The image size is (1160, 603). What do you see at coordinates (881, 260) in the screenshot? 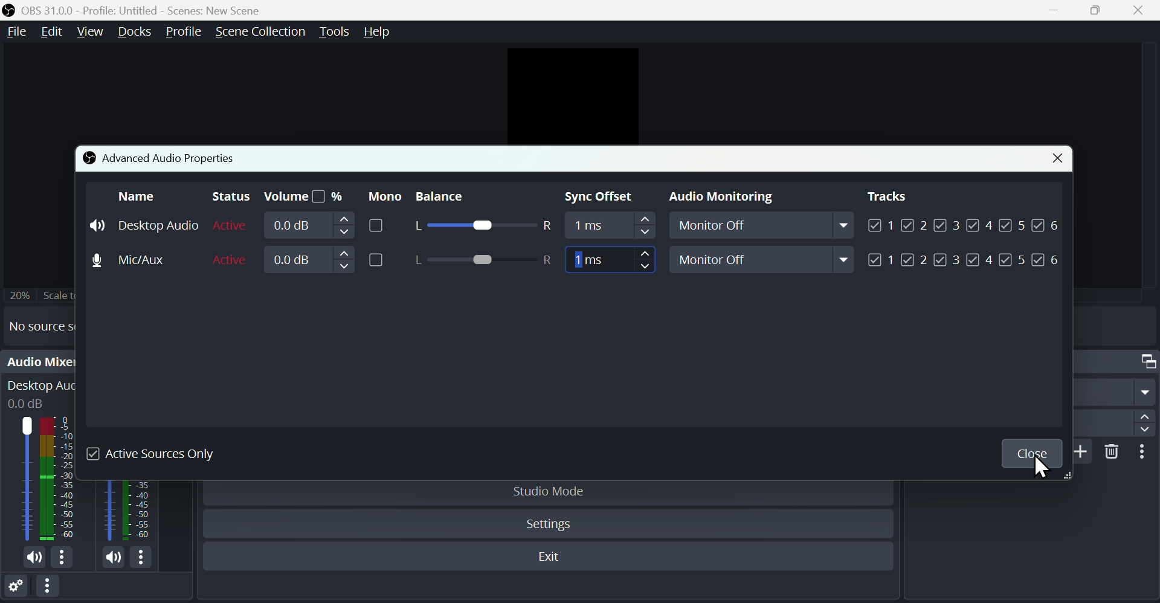
I see `(un)check Track 1` at bounding box center [881, 260].